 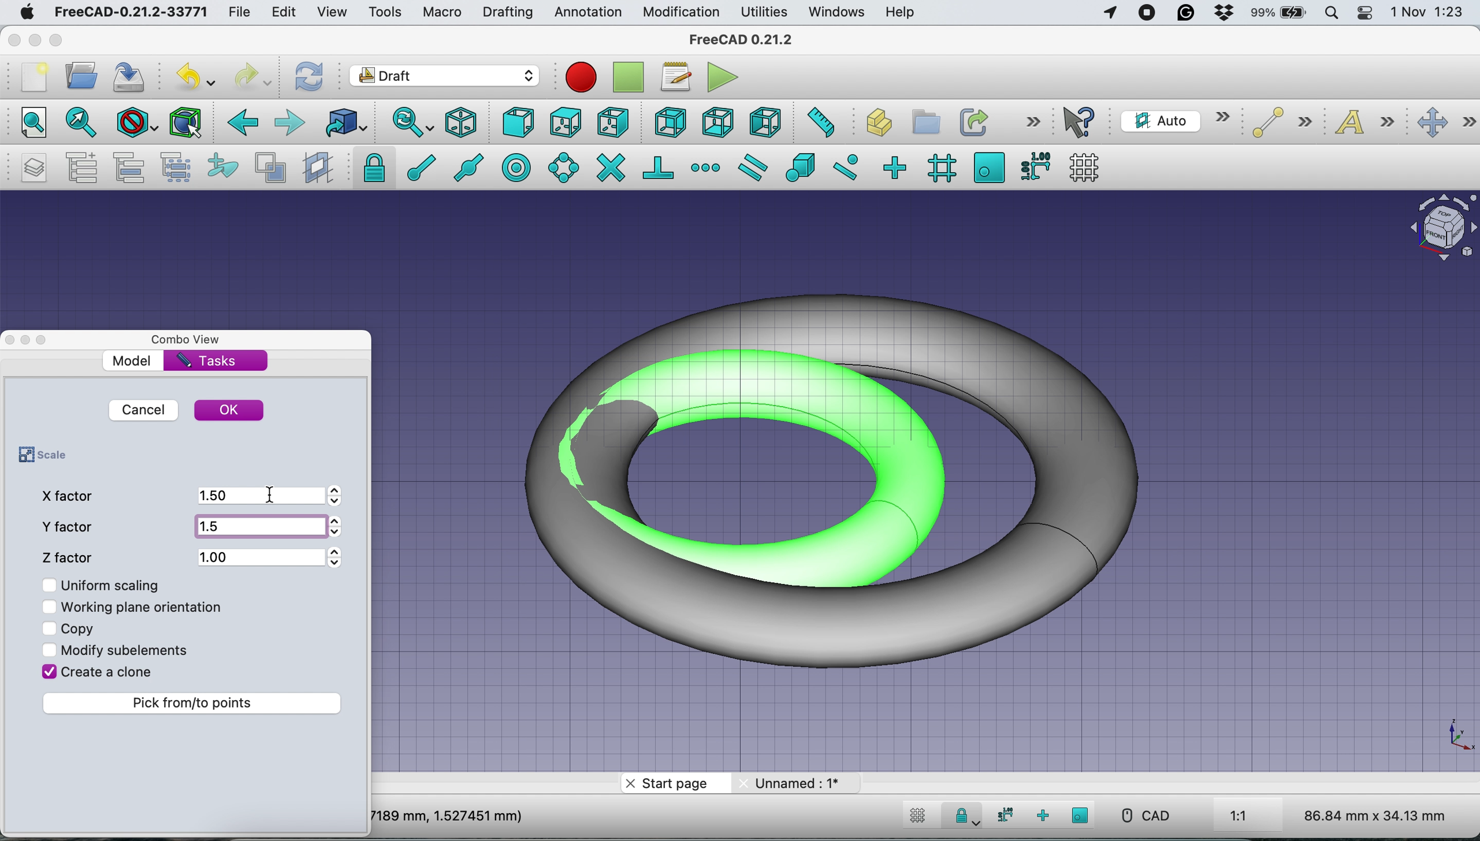 What do you see at coordinates (1252, 817) in the screenshot?
I see `1:1` at bounding box center [1252, 817].